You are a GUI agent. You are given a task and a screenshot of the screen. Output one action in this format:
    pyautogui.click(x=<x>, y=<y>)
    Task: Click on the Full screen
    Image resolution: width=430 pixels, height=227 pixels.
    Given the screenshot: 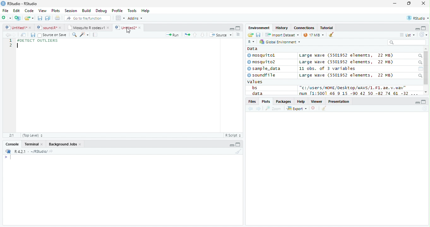 What is the action you would take?
    pyautogui.click(x=238, y=28)
    